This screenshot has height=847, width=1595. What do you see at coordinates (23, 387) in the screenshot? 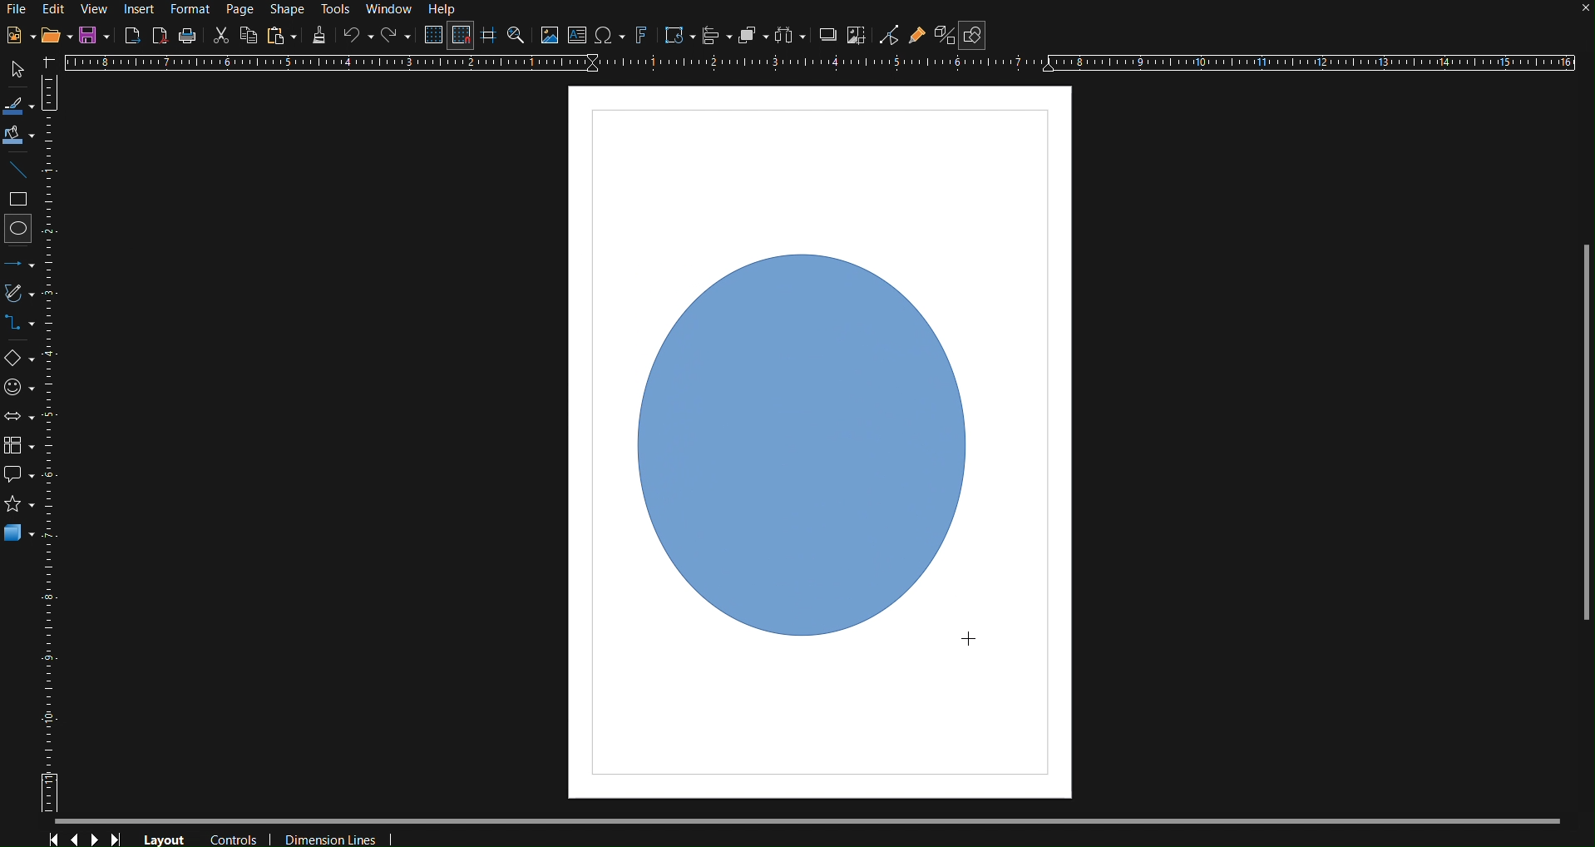
I see `Symbol Shapes` at bounding box center [23, 387].